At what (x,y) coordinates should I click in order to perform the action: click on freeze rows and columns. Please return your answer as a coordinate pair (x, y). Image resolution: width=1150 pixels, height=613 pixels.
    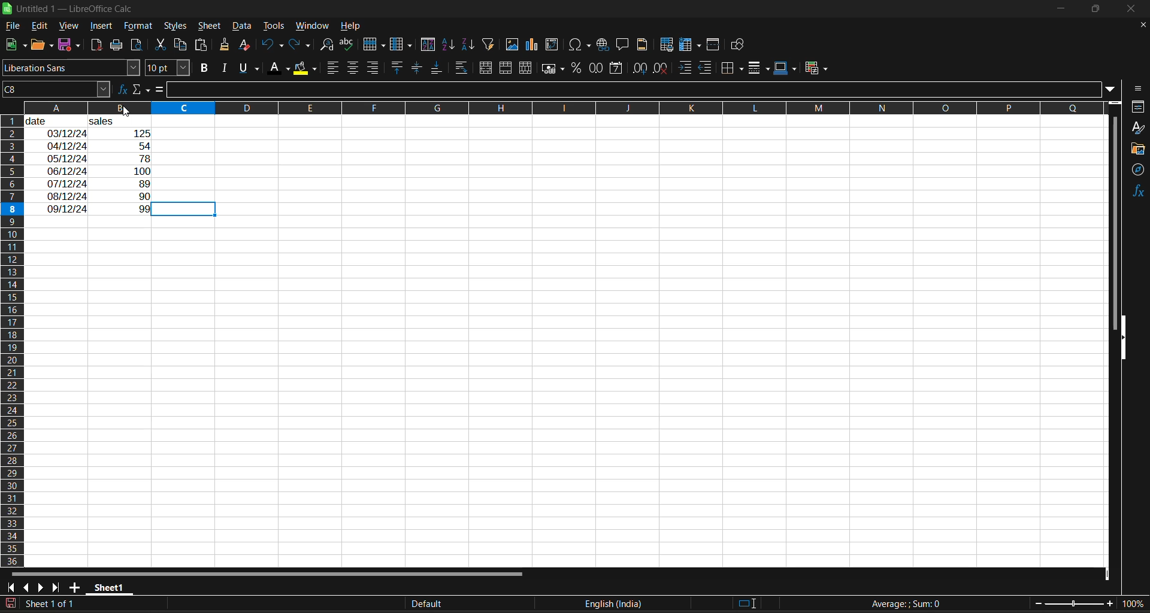
    Looking at the image, I should click on (690, 45).